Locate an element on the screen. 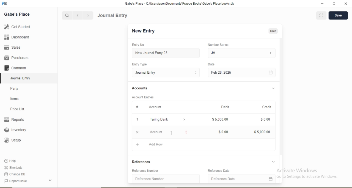 This screenshot has height=188, width=352. Feb 28, 2025 is located at coordinates (221, 72).